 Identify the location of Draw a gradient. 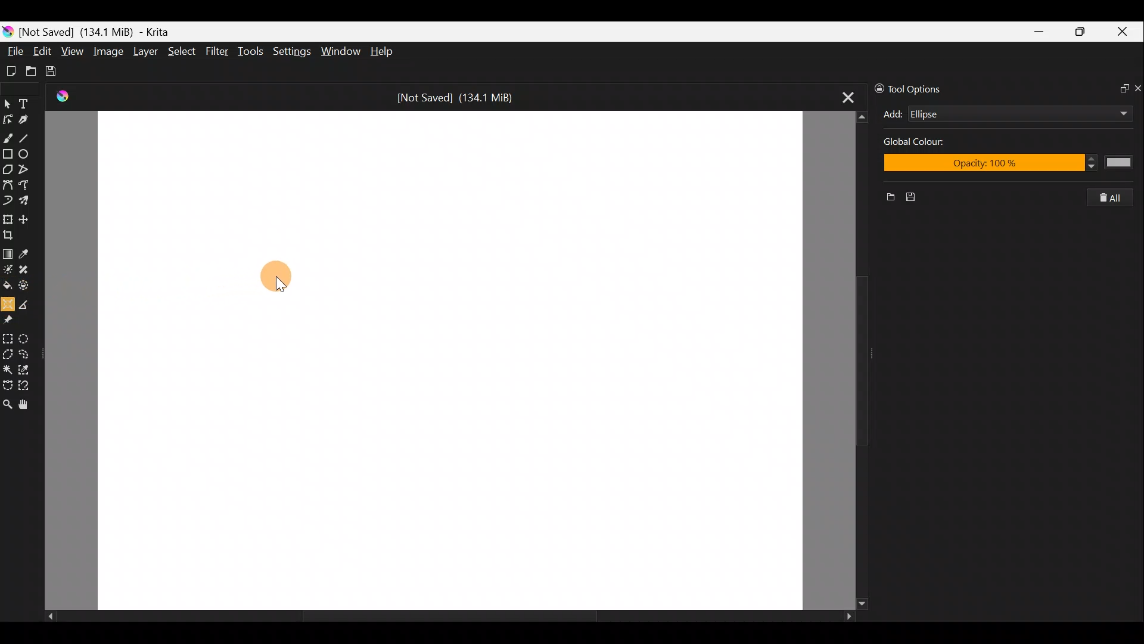
(8, 253).